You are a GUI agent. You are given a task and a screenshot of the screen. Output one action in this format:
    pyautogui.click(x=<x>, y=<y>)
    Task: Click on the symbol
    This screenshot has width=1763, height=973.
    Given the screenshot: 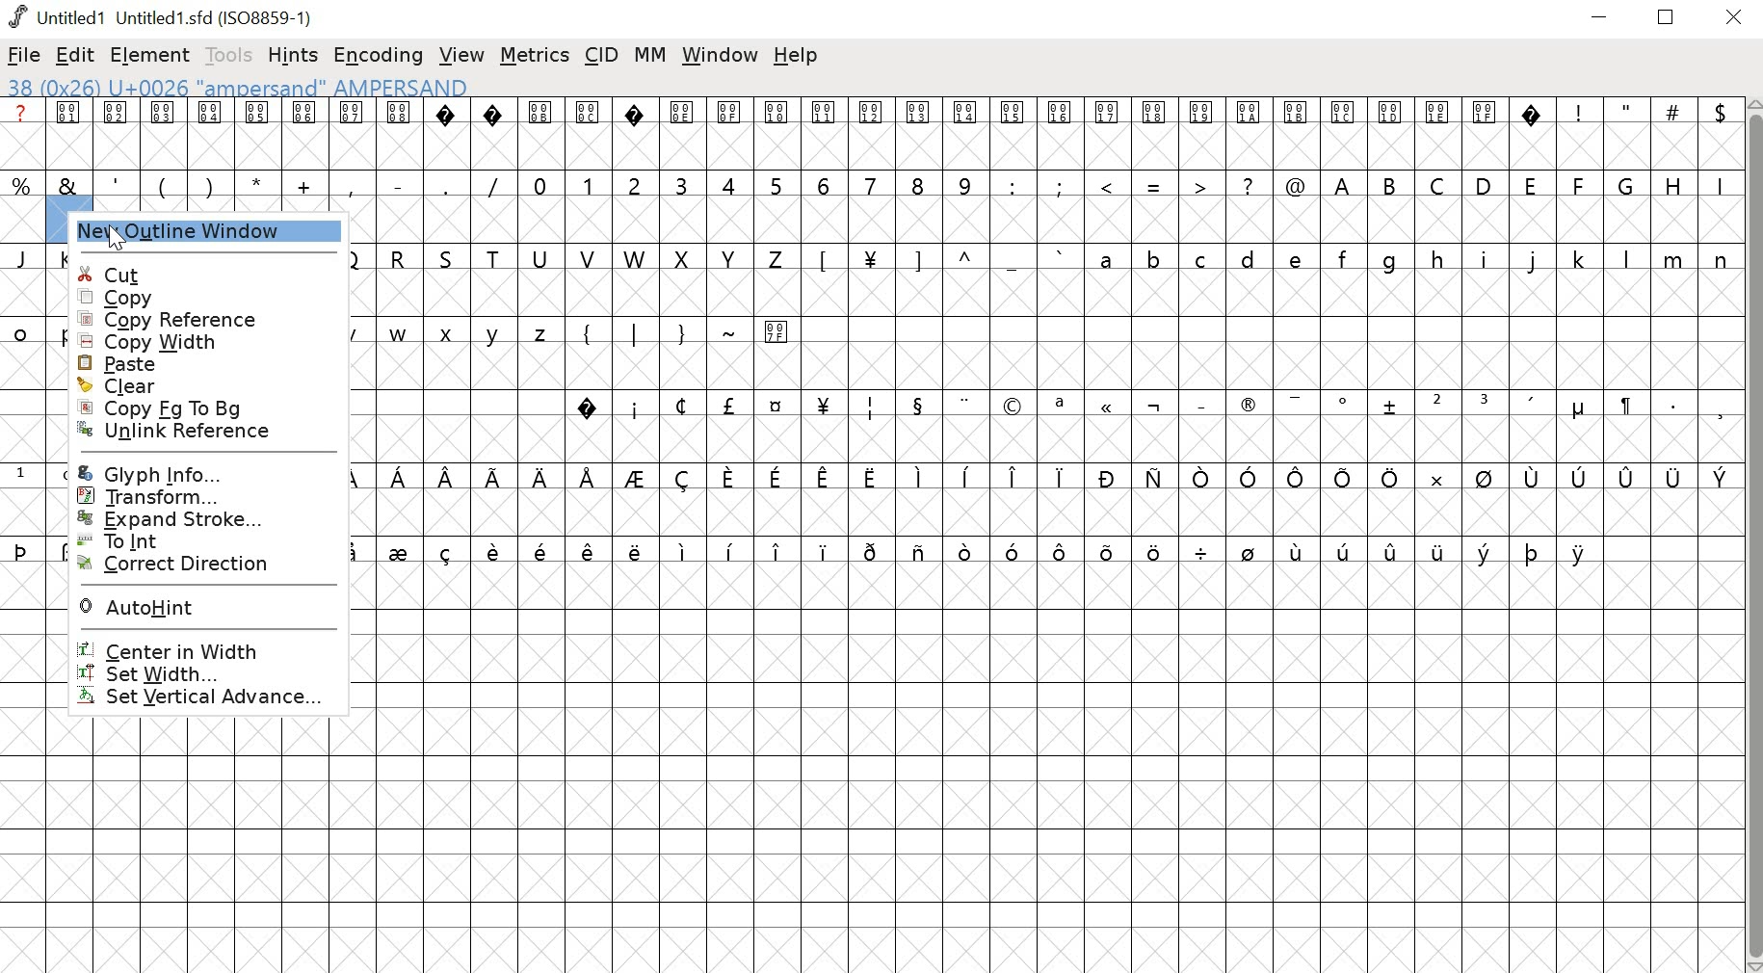 What is the action you would take?
    pyautogui.click(x=914, y=404)
    